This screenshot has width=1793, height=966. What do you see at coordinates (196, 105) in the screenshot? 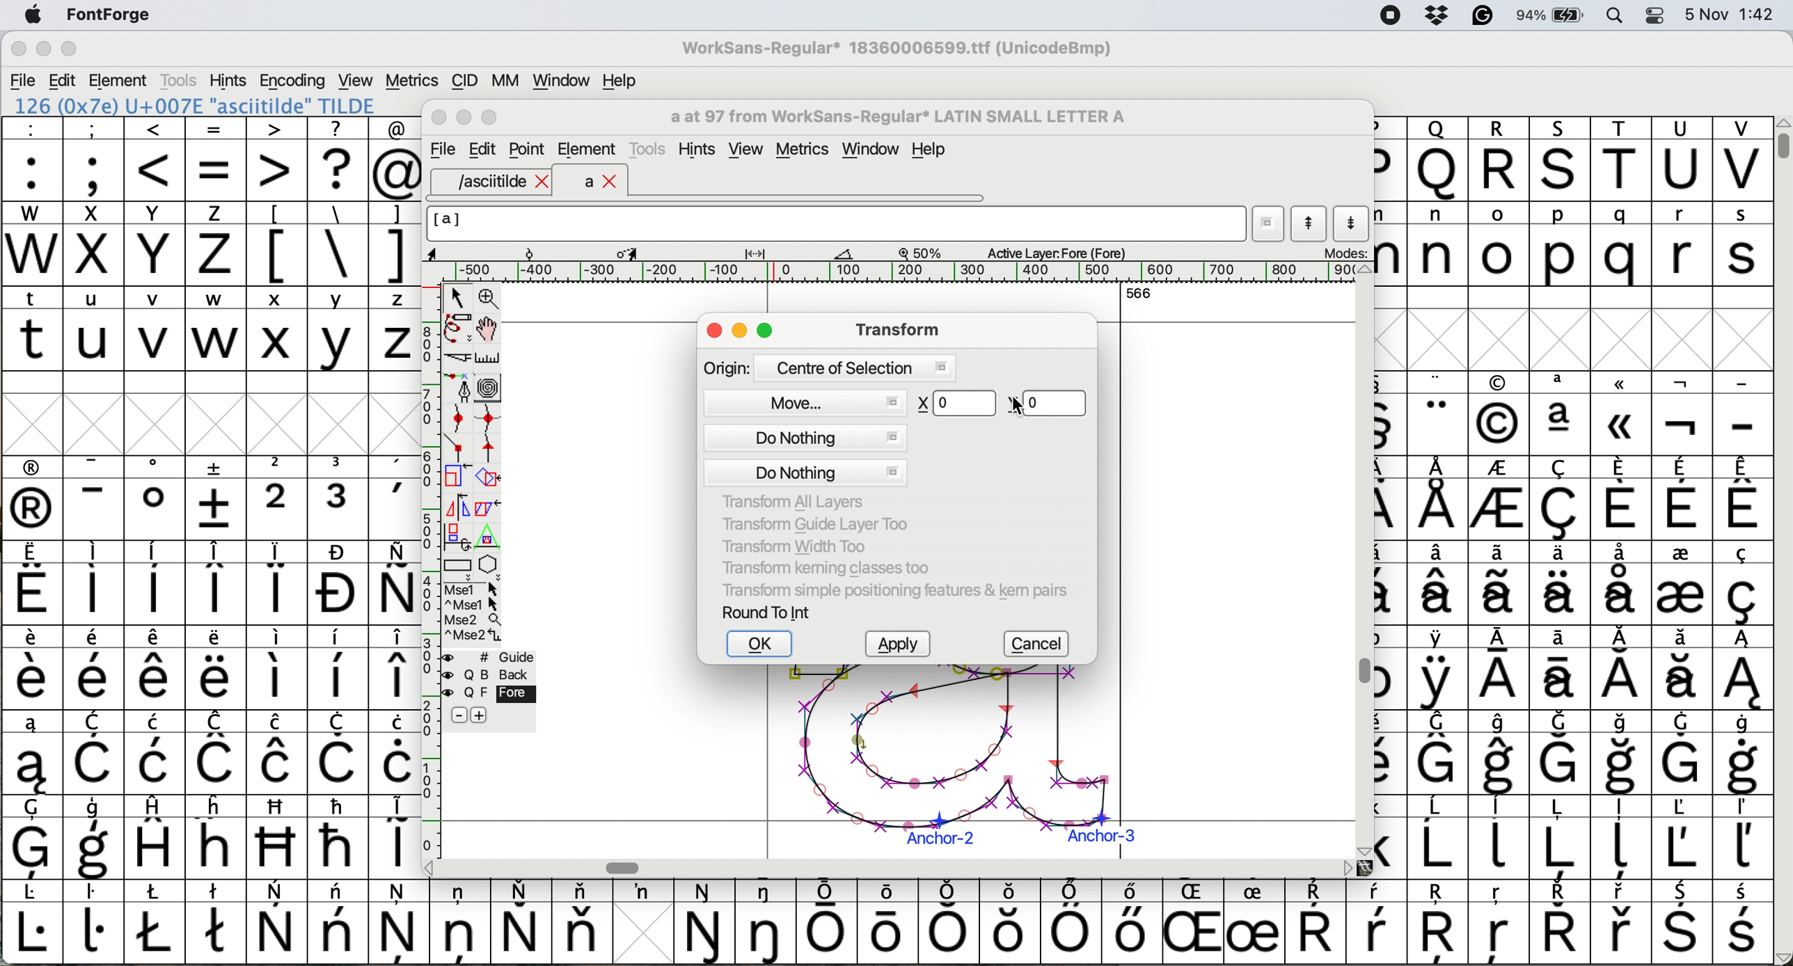
I see `126 (0x7e) U+007E "asciitilde" TILDE` at bounding box center [196, 105].